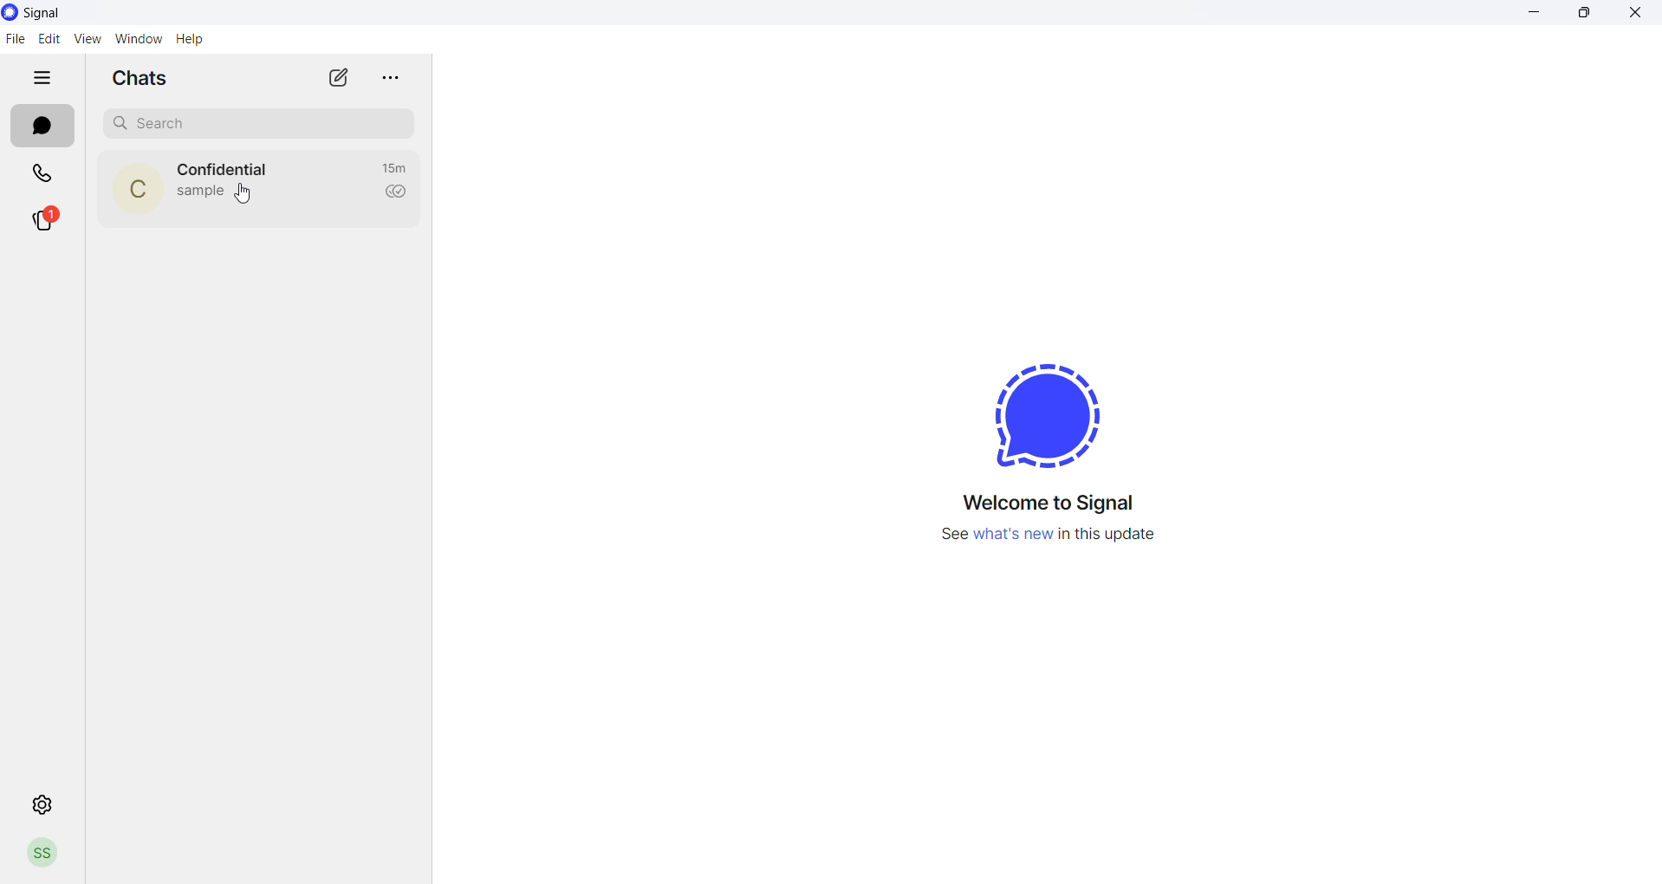  Describe the element at coordinates (44, 15) in the screenshot. I see `signal` at that location.